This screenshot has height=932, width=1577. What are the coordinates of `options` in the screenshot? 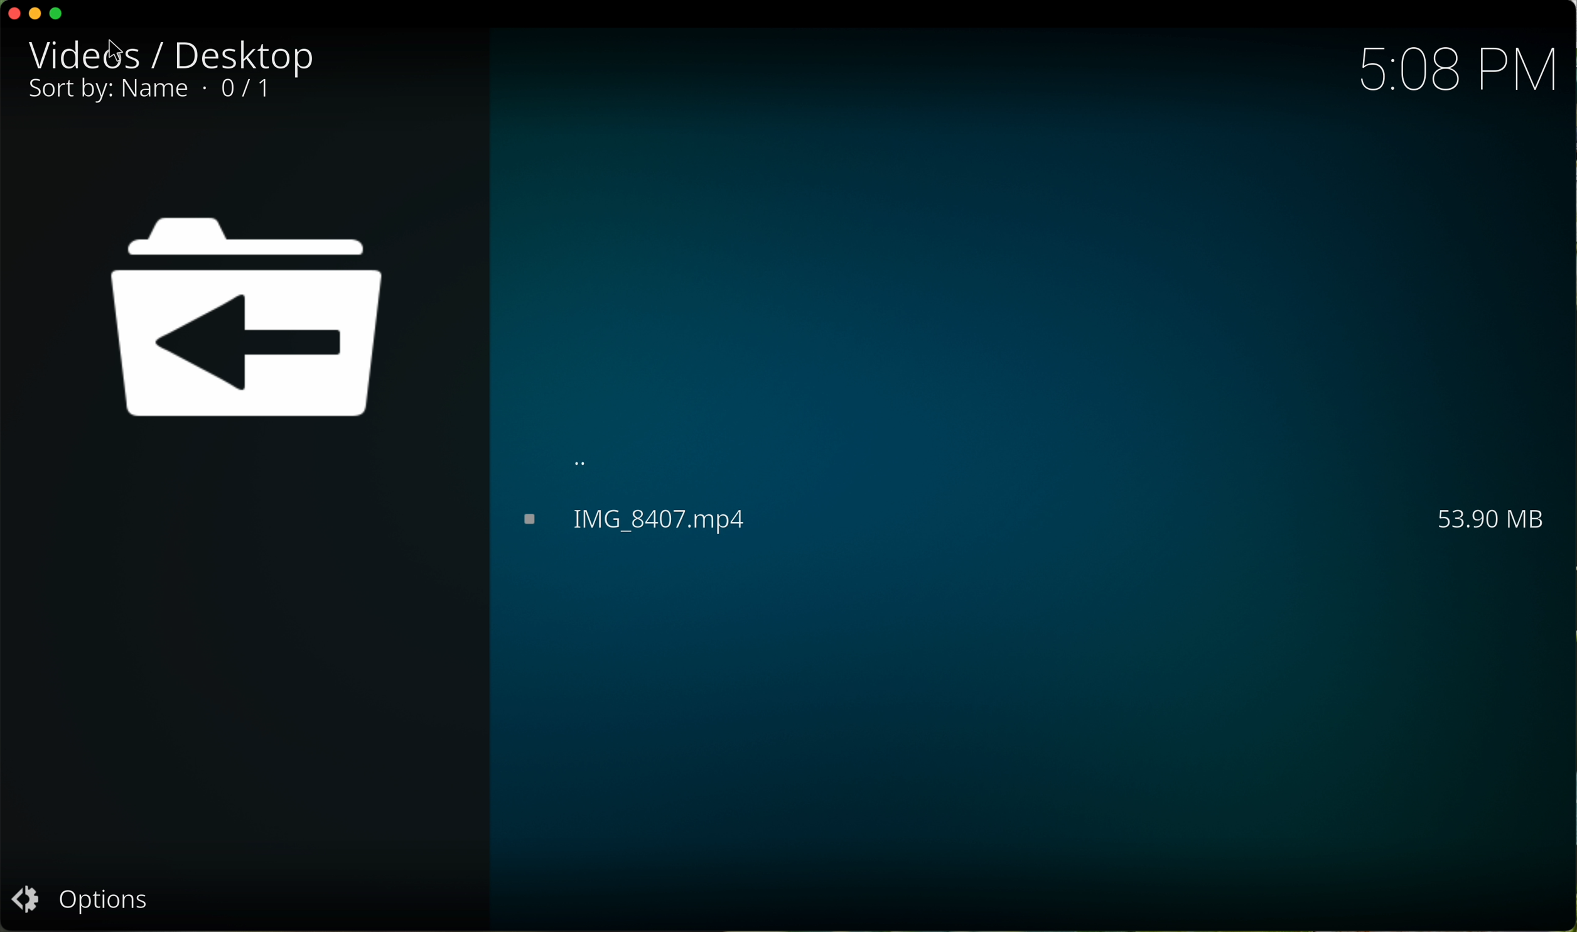 It's located at (83, 898).